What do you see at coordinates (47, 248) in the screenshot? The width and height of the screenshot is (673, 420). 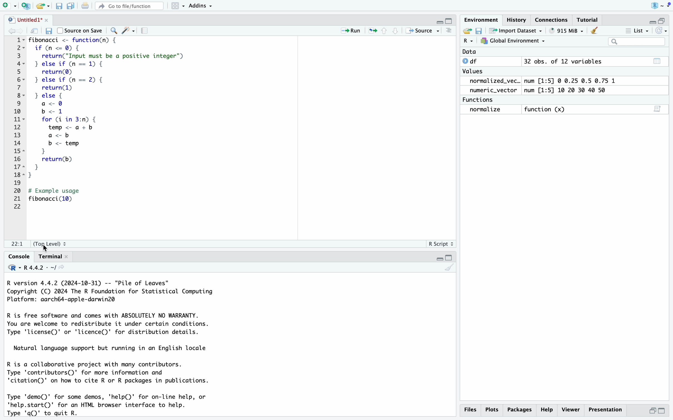 I see `cursor` at bounding box center [47, 248].